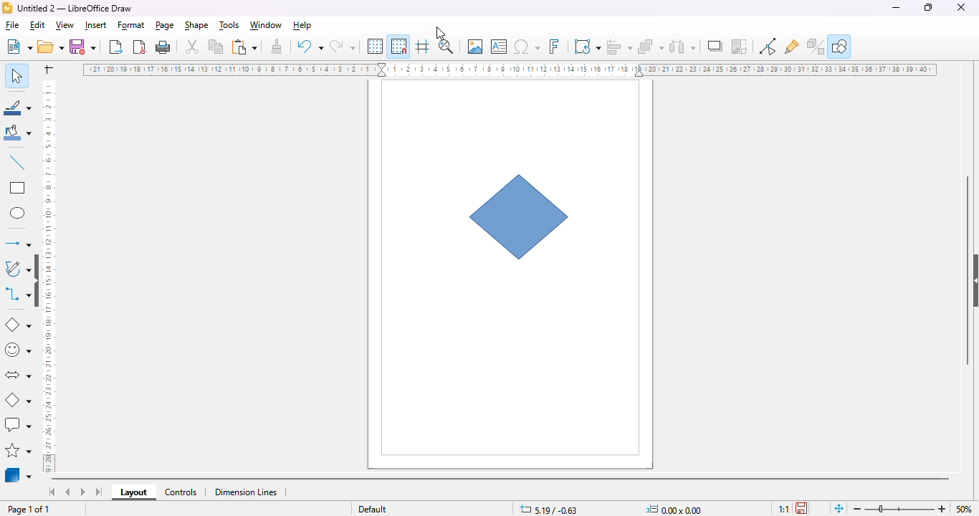 The width and height of the screenshot is (979, 516). Describe the element at coordinates (399, 46) in the screenshot. I see `snap to grid` at that location.